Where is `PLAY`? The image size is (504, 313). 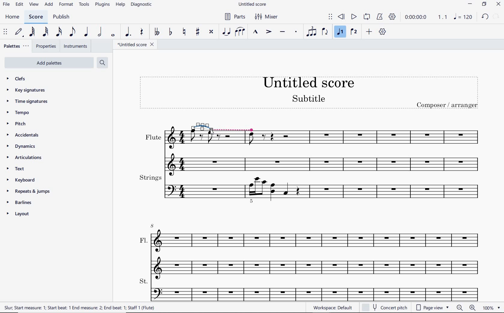
PLAY is located at coordinates (354, 16).